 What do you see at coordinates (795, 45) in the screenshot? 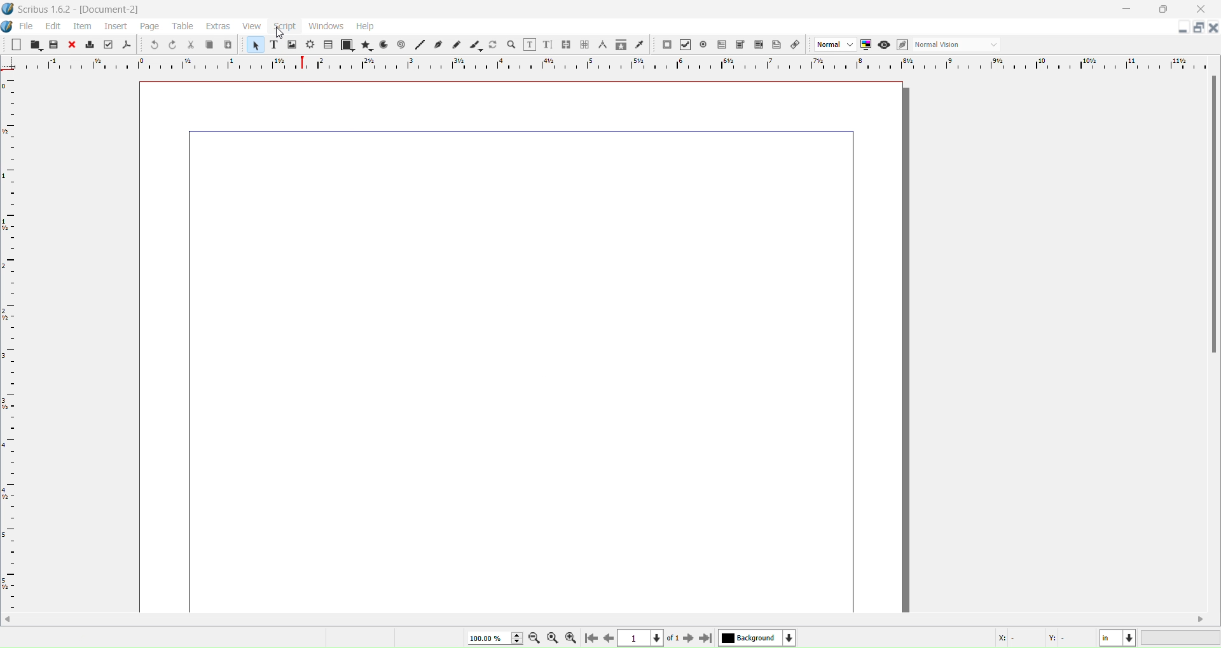
I see `Link Annotations` at bounding box center [795, 45].